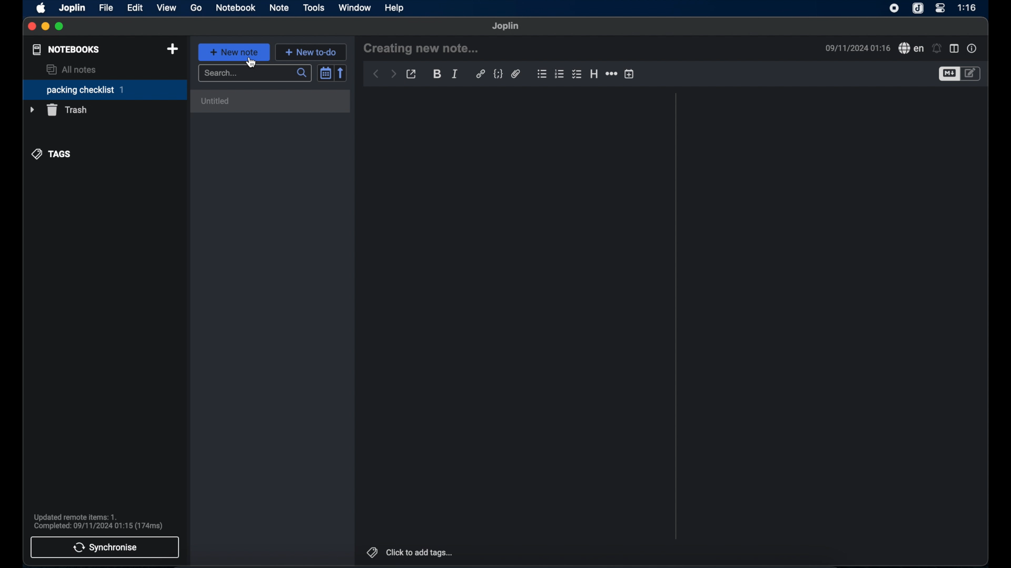 The height and width of the screenshot is (568, 1011). I want to click on new to do, so click(311, 52).